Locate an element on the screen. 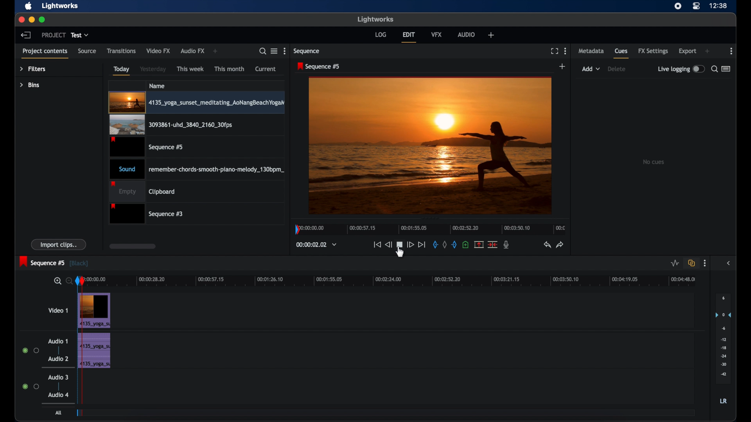 The width and height of the screenshot is (751, 422). name is located at coordinates (157, 86).